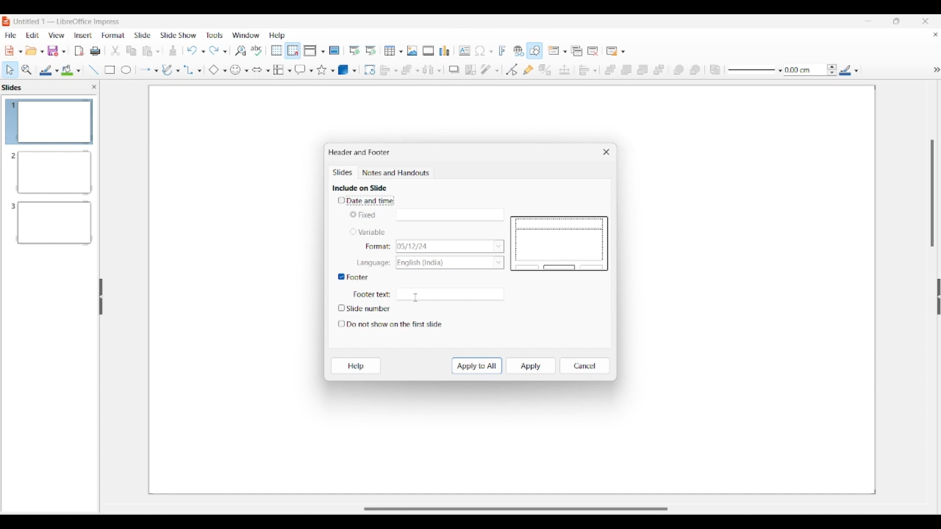 The height and width of the screenshot is (529, 941). I want to click on Insert audio/video, so click(428, 50).